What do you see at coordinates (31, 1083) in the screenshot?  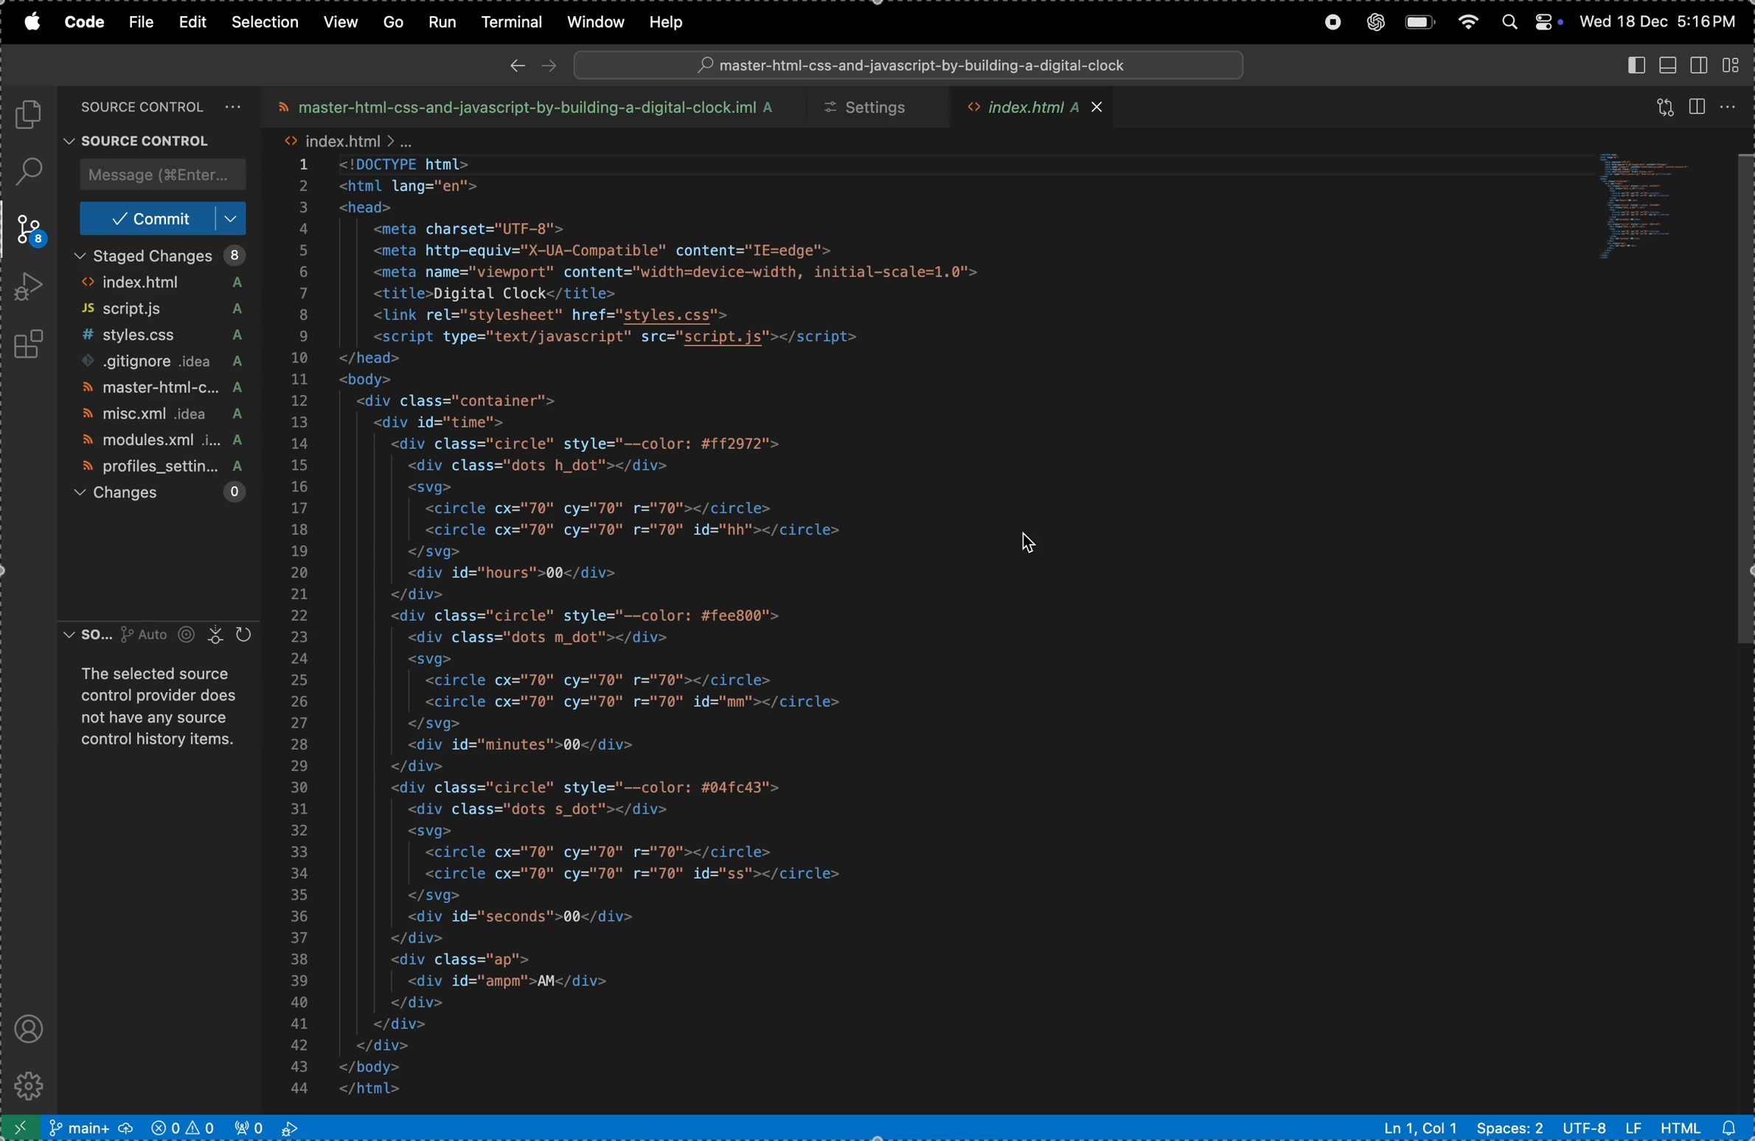 I see `settings` at bounding box center [31, 1083].